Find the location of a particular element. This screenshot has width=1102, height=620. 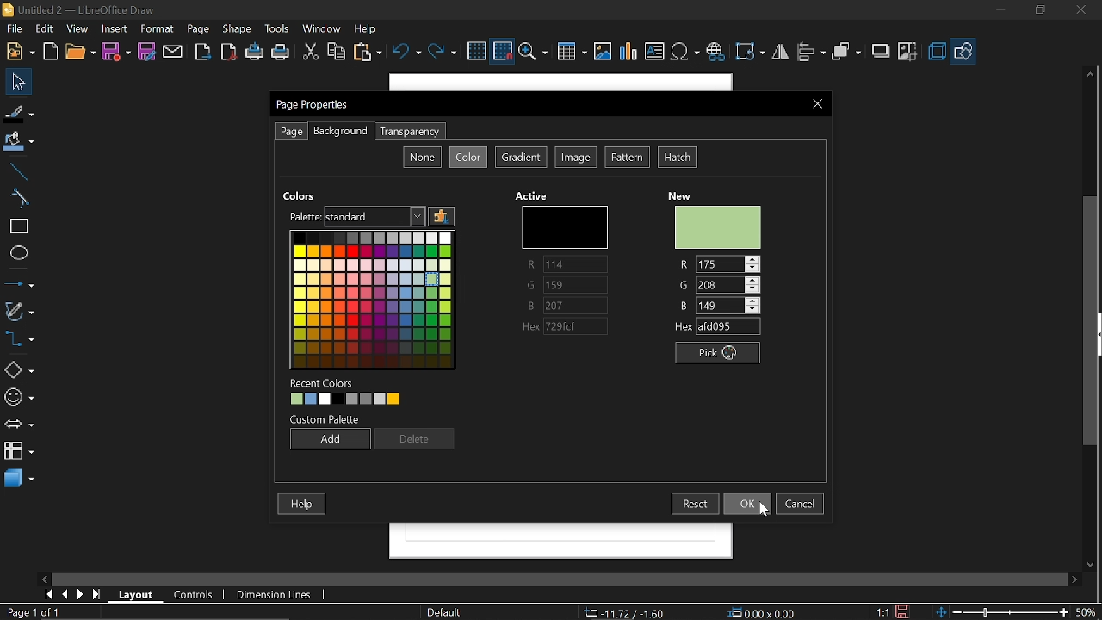

Layout is located at coordinates (136, 593).